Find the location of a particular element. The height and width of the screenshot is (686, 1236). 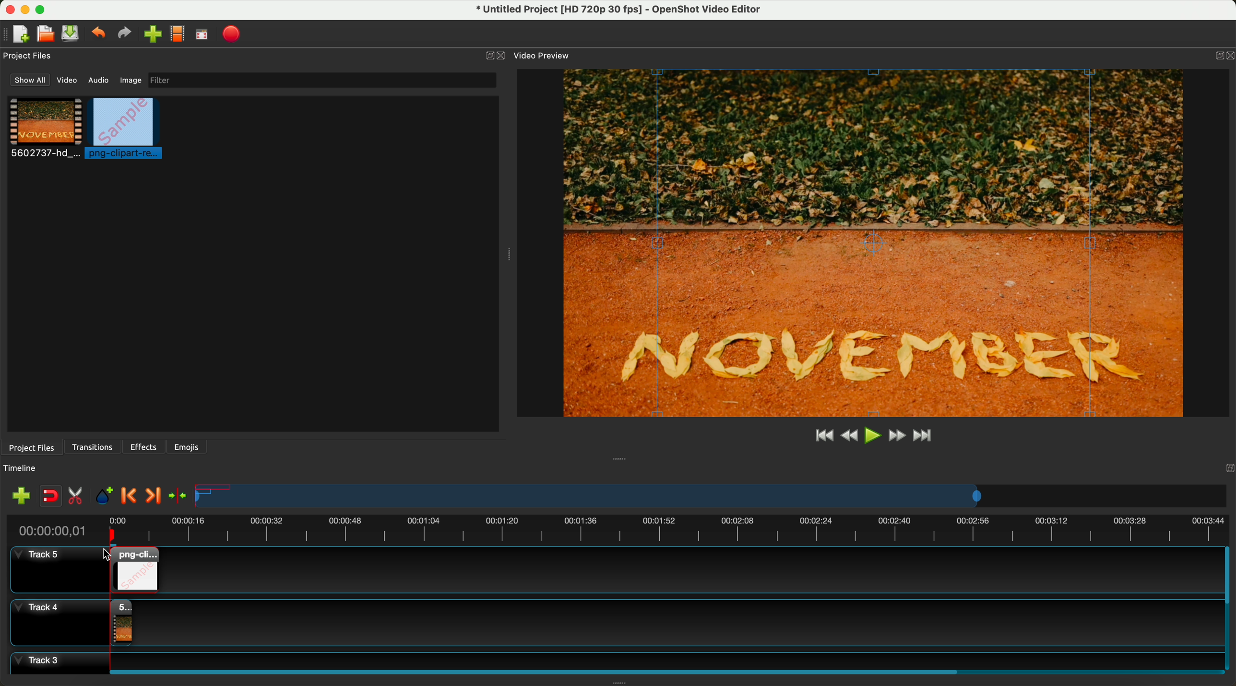

rewind is located at coordinates (848, 437).